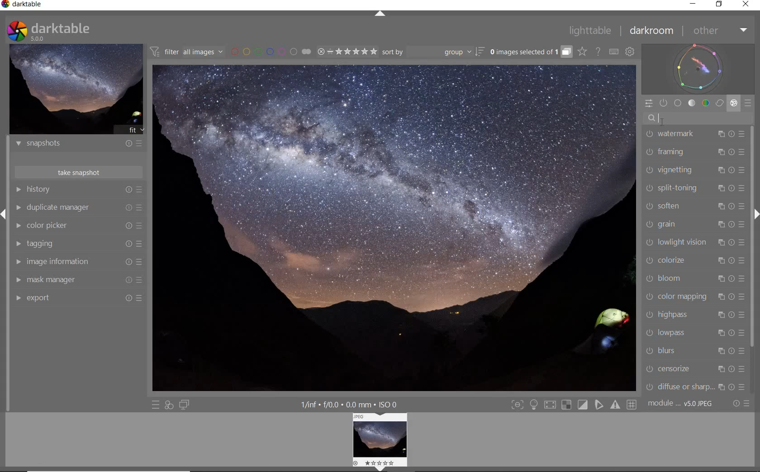  Describe the element at coordinates (380, 467) in the screenshot. I see `hide bottom menu (shift+ctrl+b)` at that location.